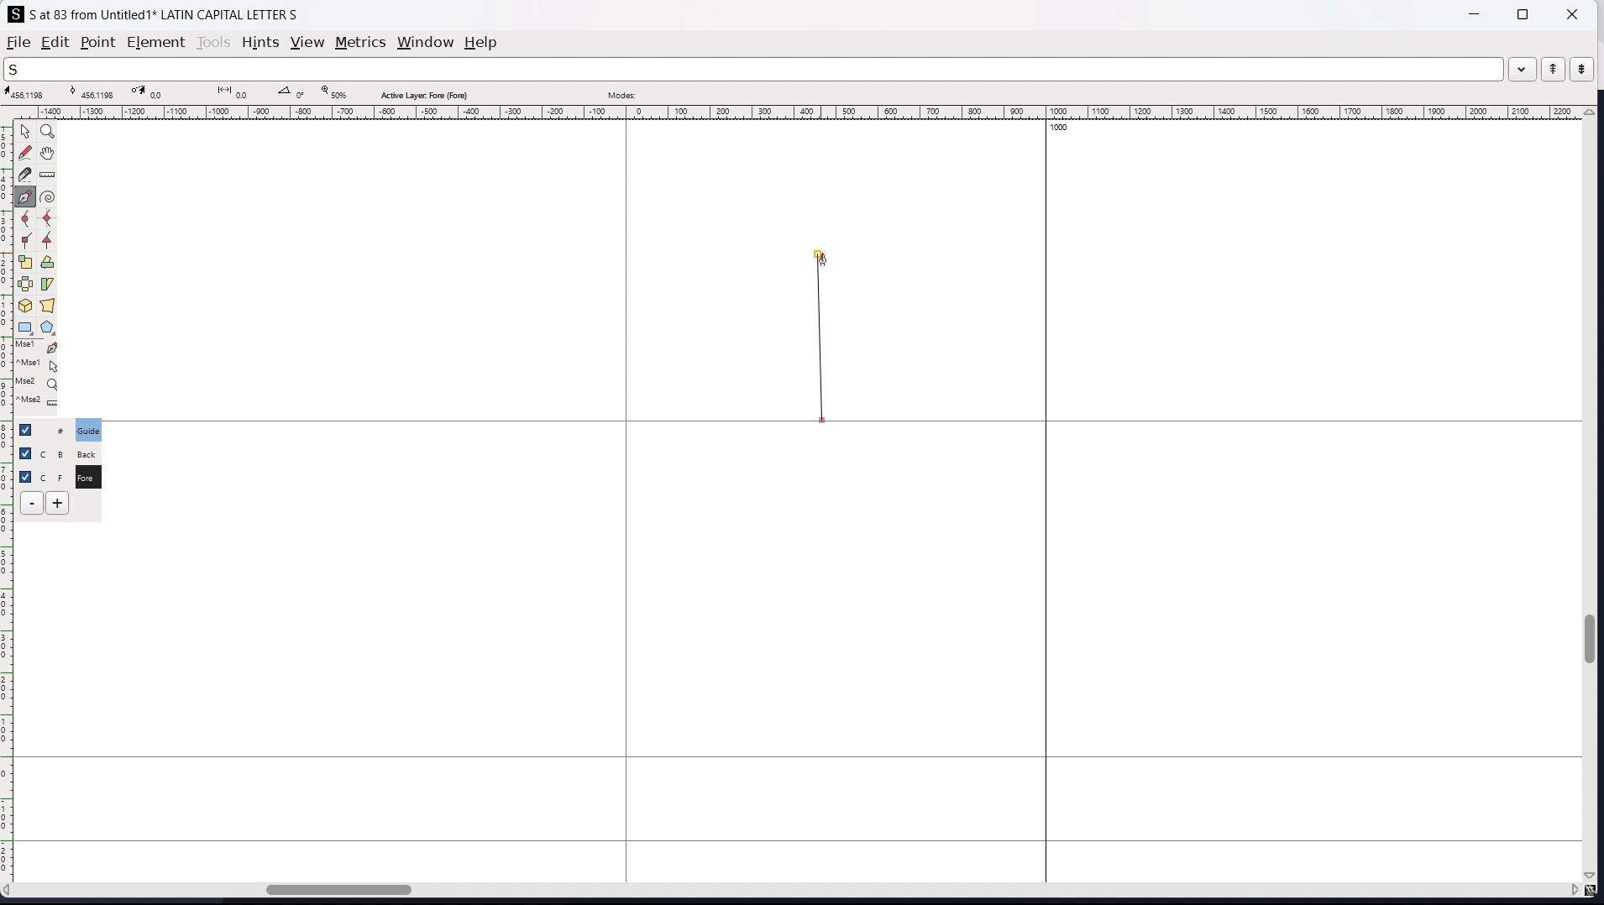  What do you see at coordinates (47, 306) in the screenshot?
I see `perspective transformation` at bounding box center [47, 306].